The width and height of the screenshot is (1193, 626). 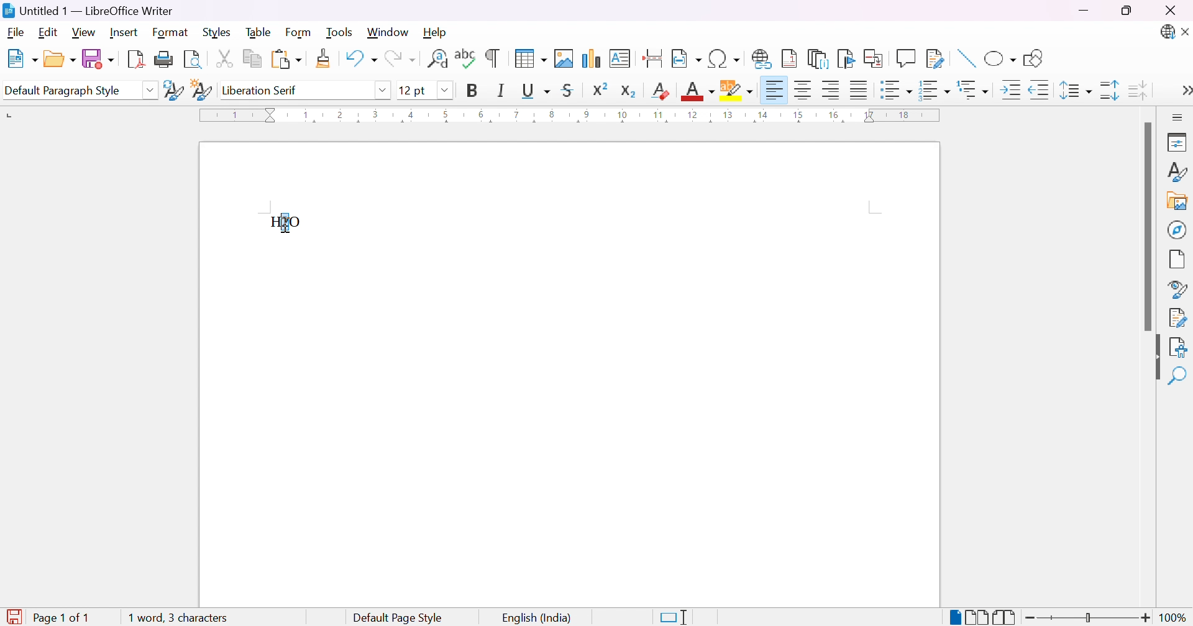 What do you see at coordinates (725, 59) in the screenshot?
I see `Insert special characters` at bounding box center [725, 59].